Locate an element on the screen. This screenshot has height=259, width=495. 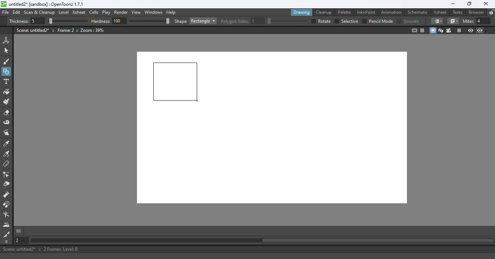
Schematic is located at coordinates (418, 12).